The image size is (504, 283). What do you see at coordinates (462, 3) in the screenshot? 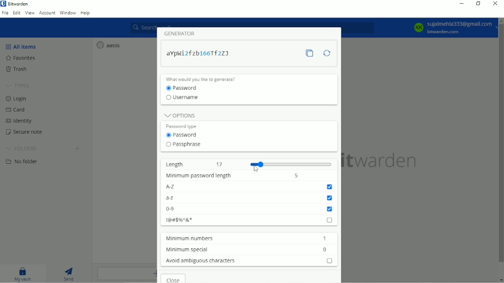
I see `Minimize` at bounding box center [462, 3].